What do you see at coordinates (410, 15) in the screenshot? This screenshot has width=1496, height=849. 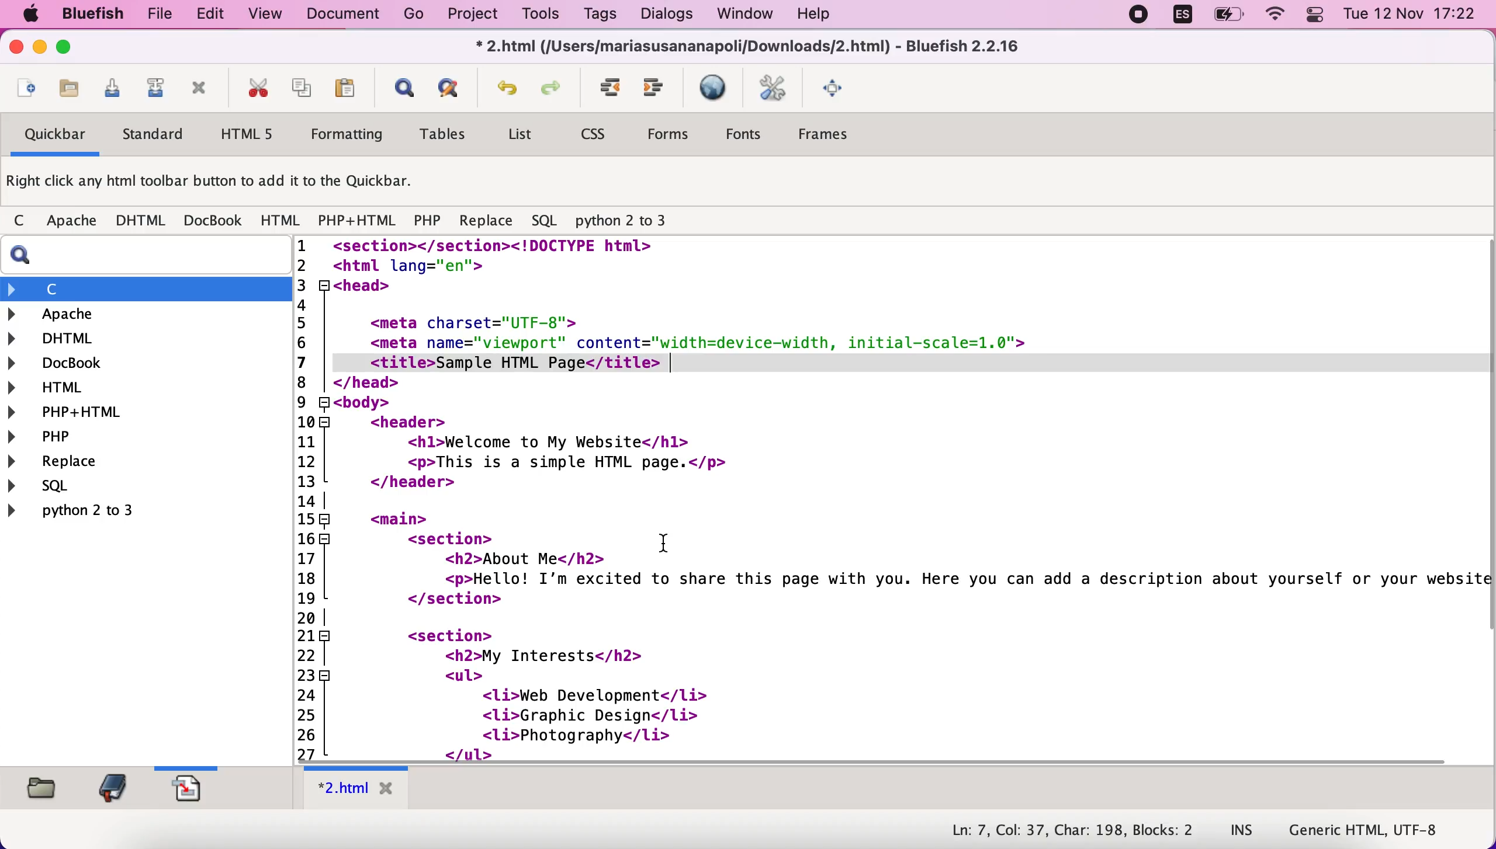 I see `go` at bounding box center [410, 15].